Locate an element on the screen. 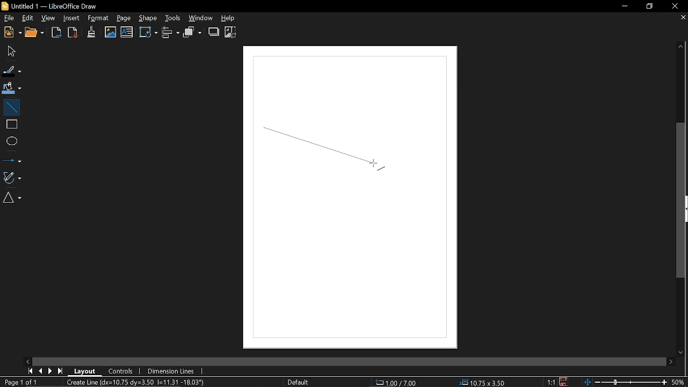 Image resolution: width=688 pixels, height=387 pixels. Export to pdf is located at coordinates (72, 32).